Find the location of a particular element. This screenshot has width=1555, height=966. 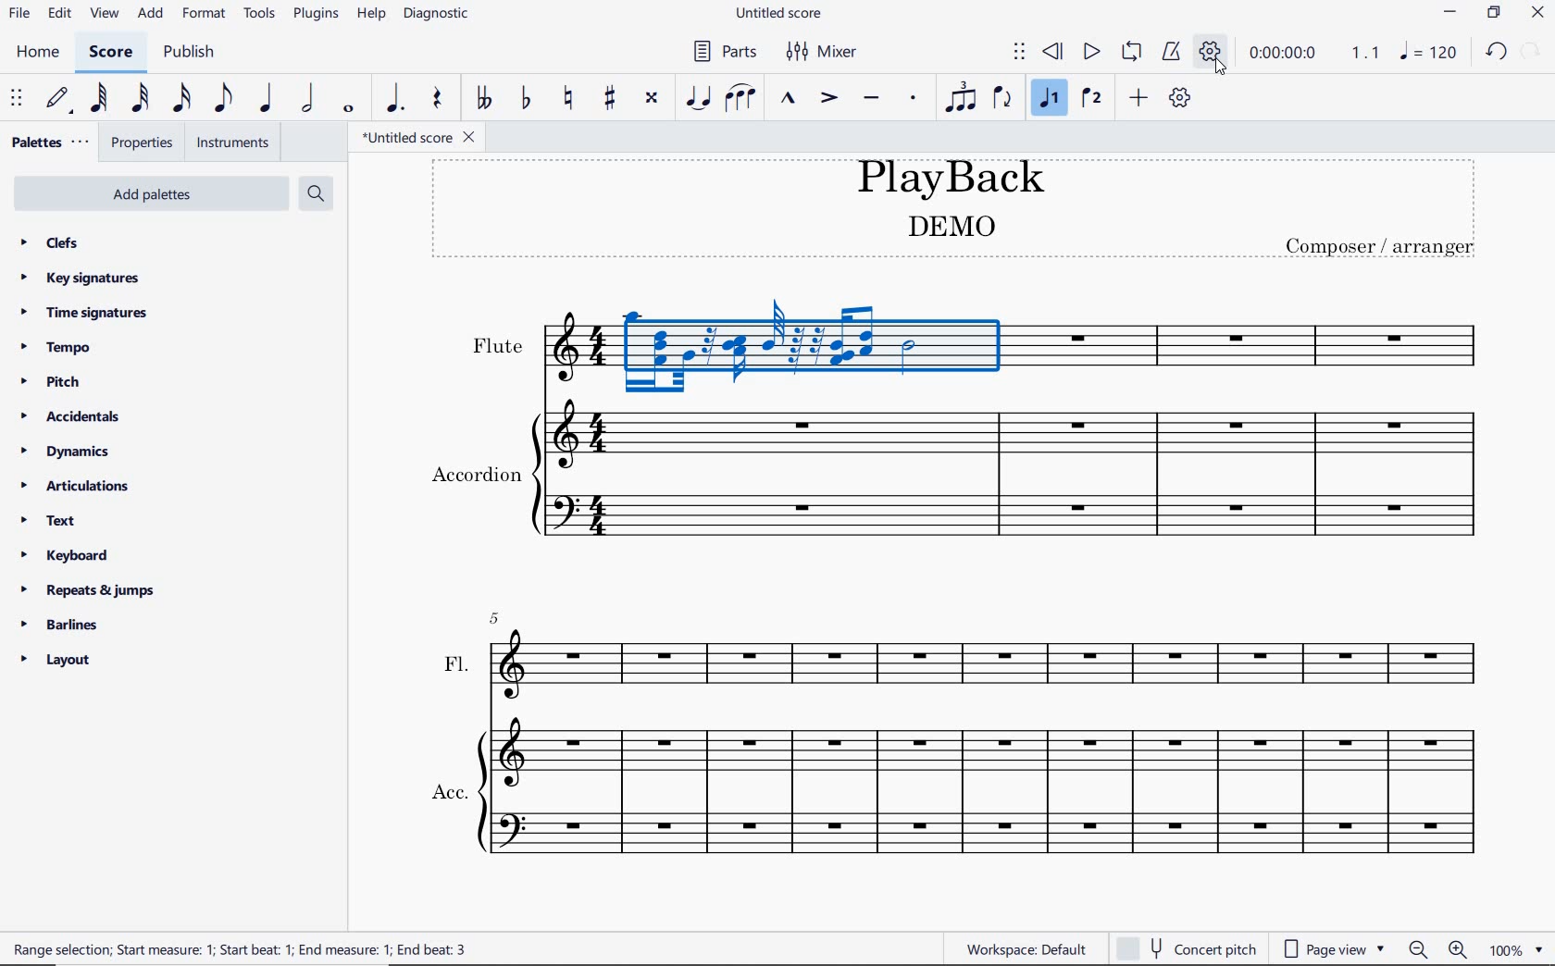

pitch is located at coordinates (51, 380).